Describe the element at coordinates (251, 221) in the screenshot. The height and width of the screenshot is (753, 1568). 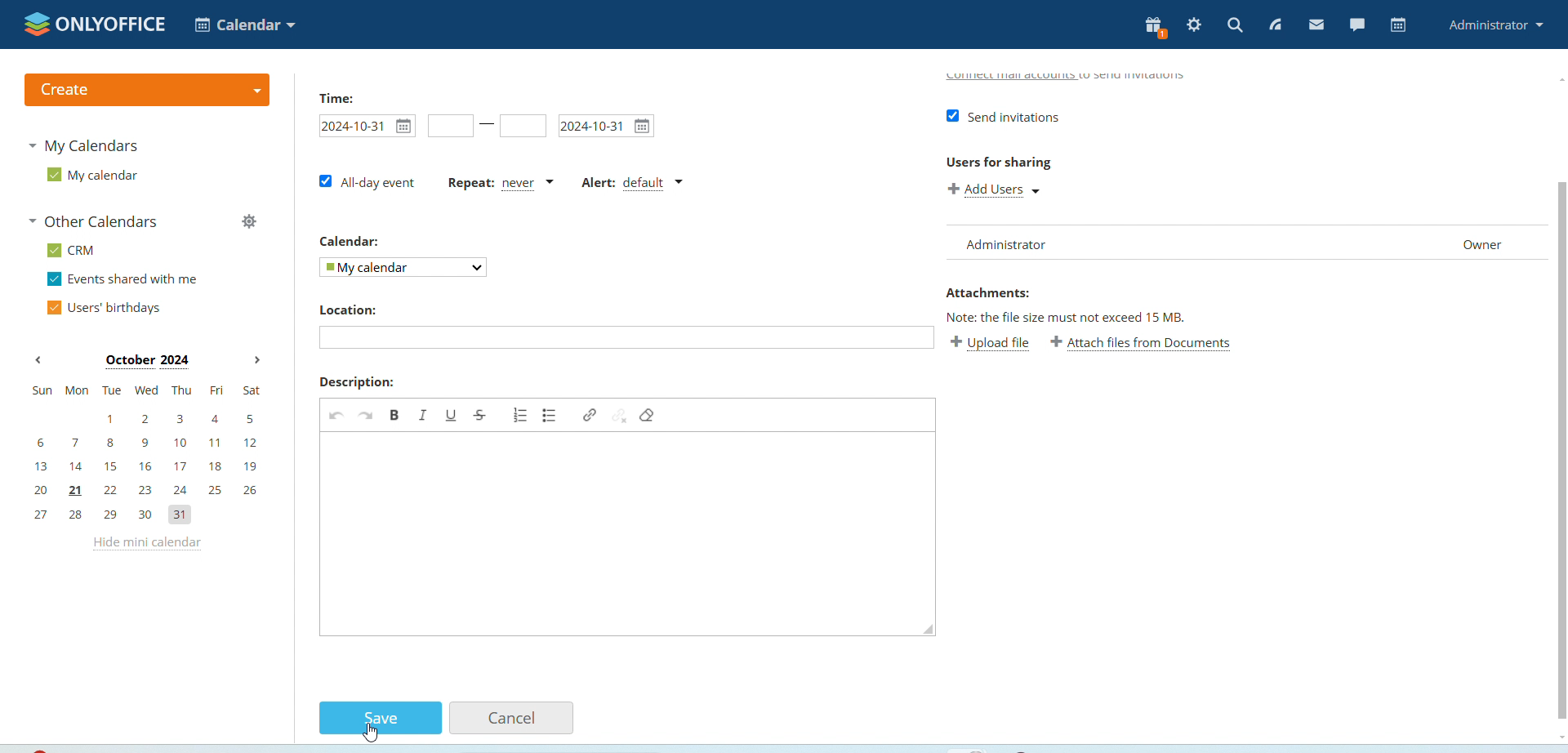
I see `manage` at that location.